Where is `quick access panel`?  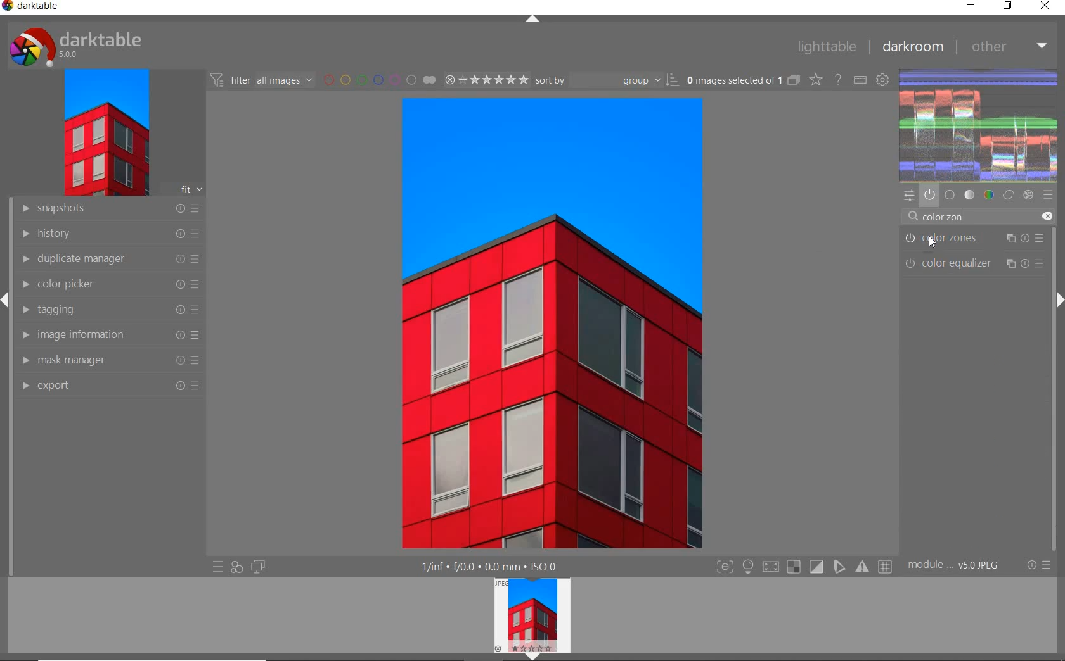 quick access panel is located at coordinates (910, 196).